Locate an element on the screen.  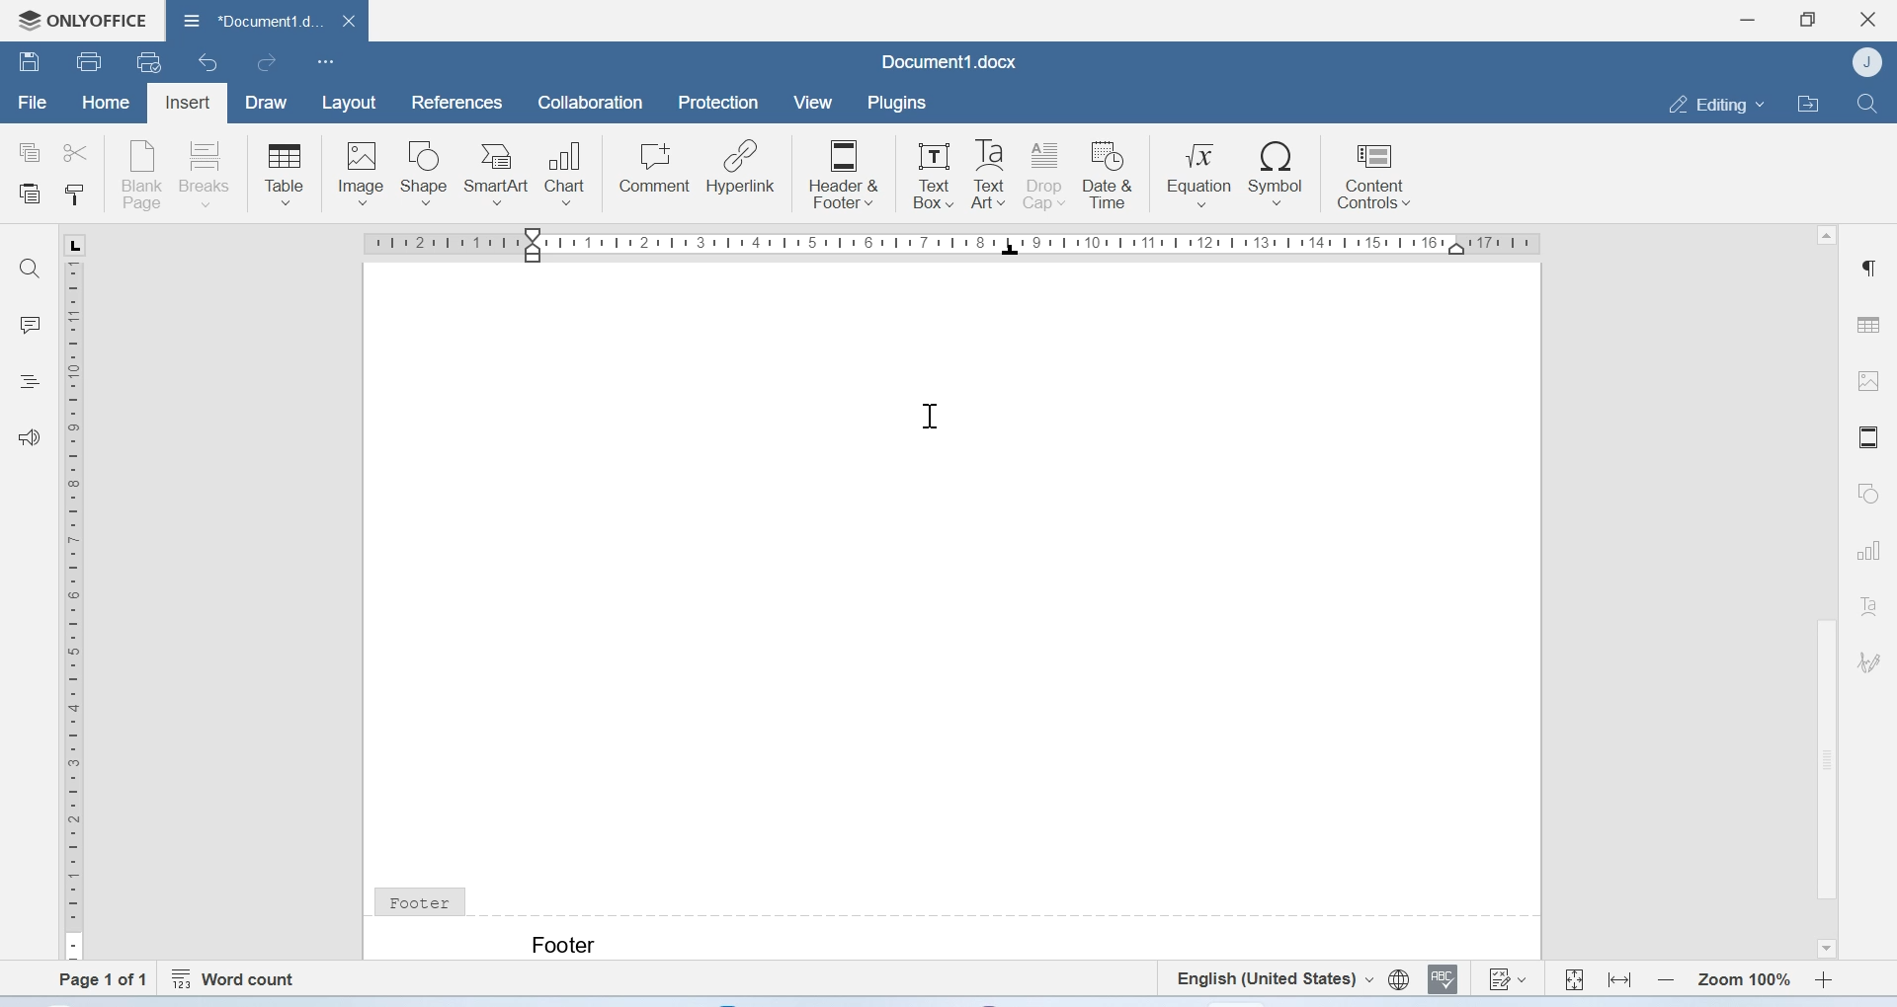
Customize Quick Access Toolbar is located at coordinates (326, 63).